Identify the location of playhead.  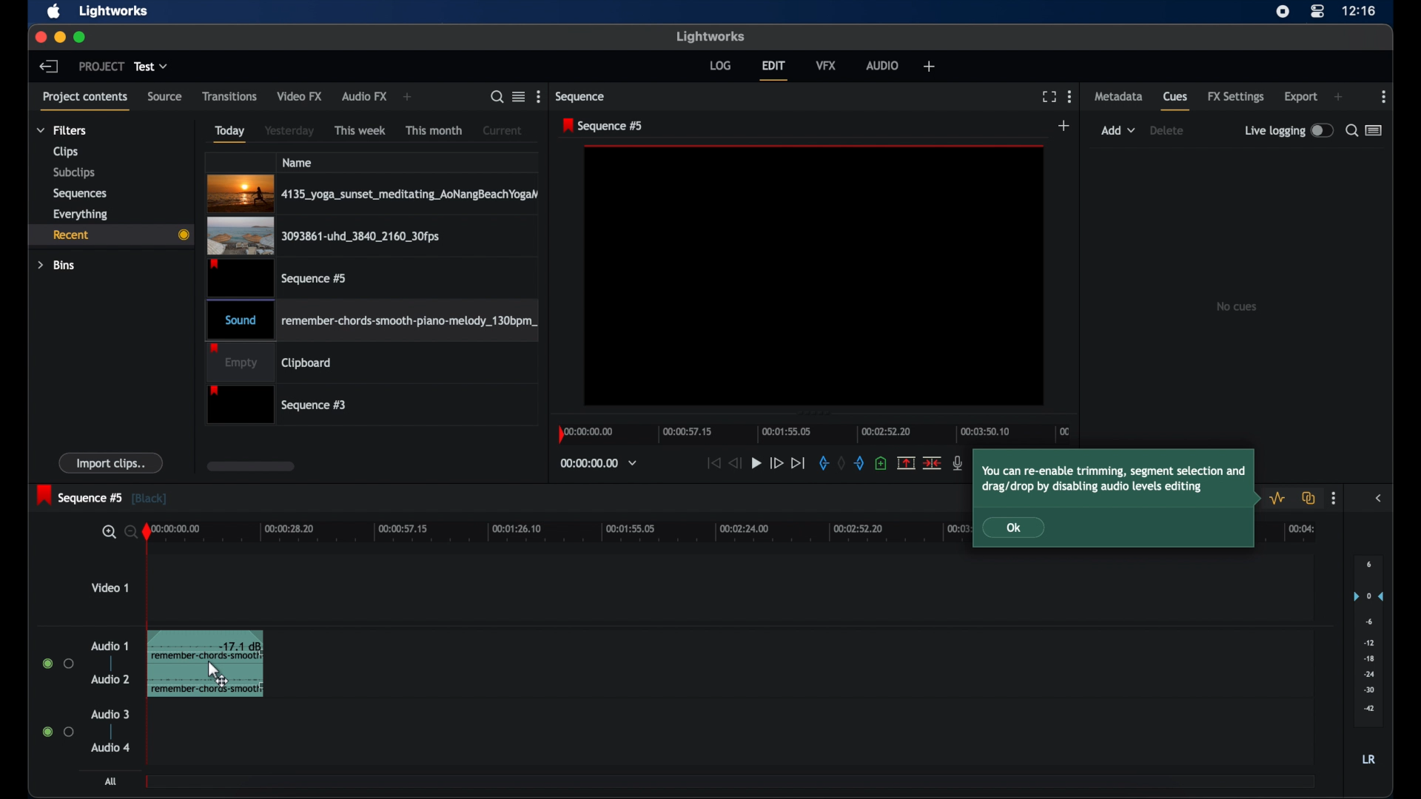
(147, 532).